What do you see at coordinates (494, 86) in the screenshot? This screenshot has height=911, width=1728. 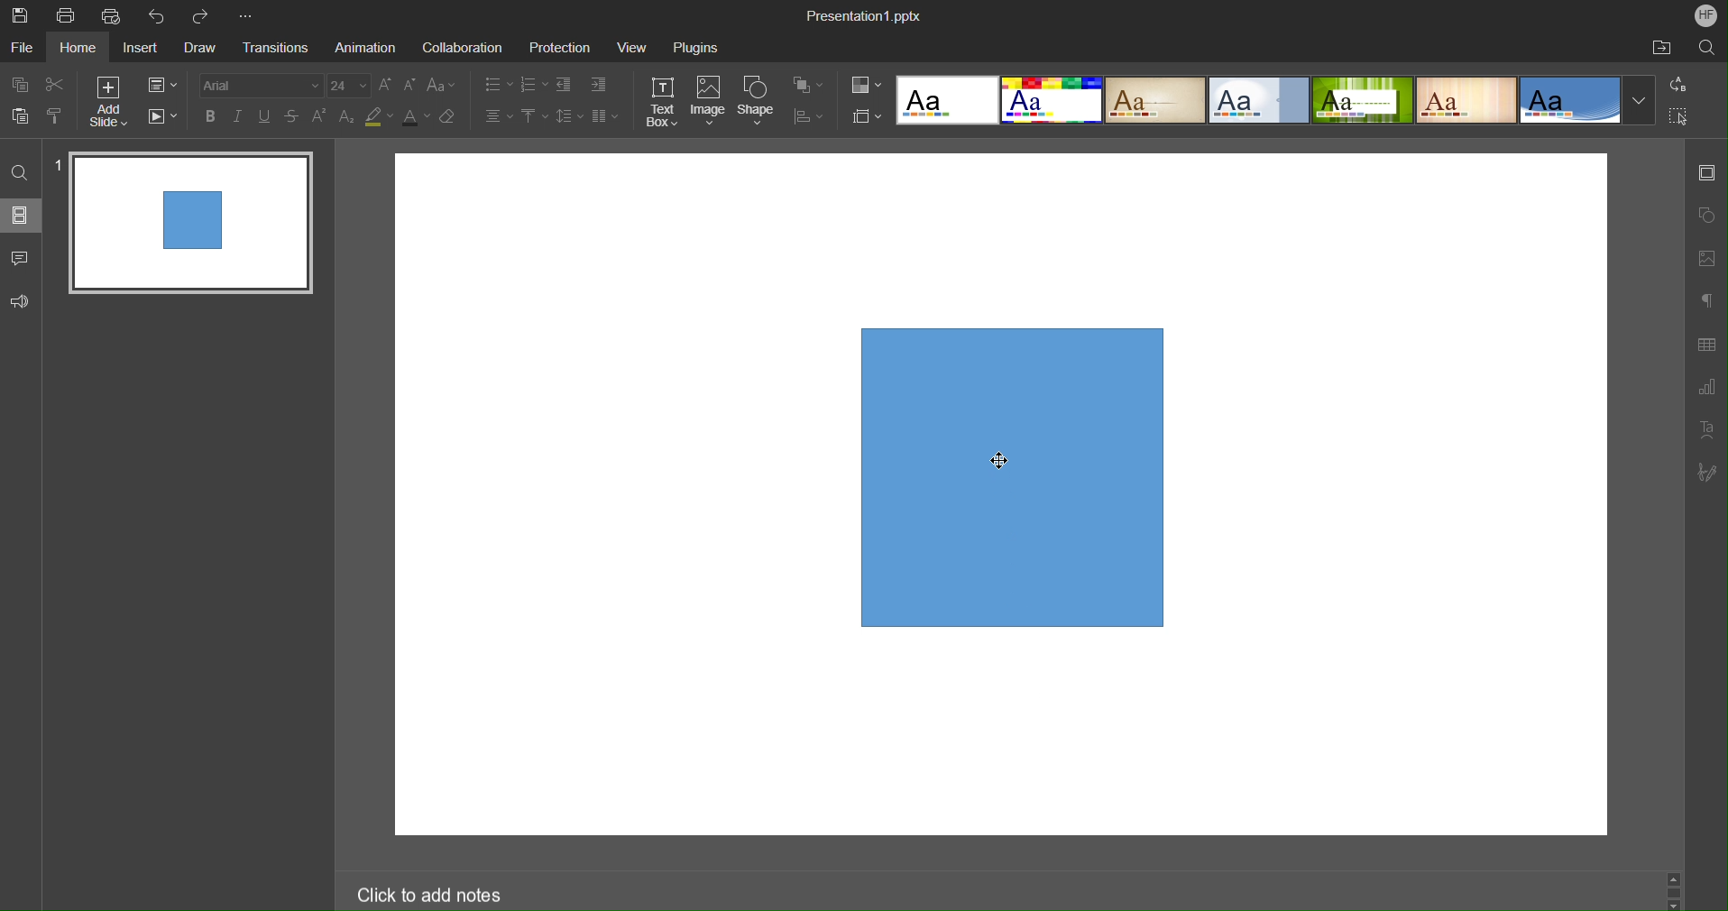 I see `Bullet List` at bounding box center [494, 86].